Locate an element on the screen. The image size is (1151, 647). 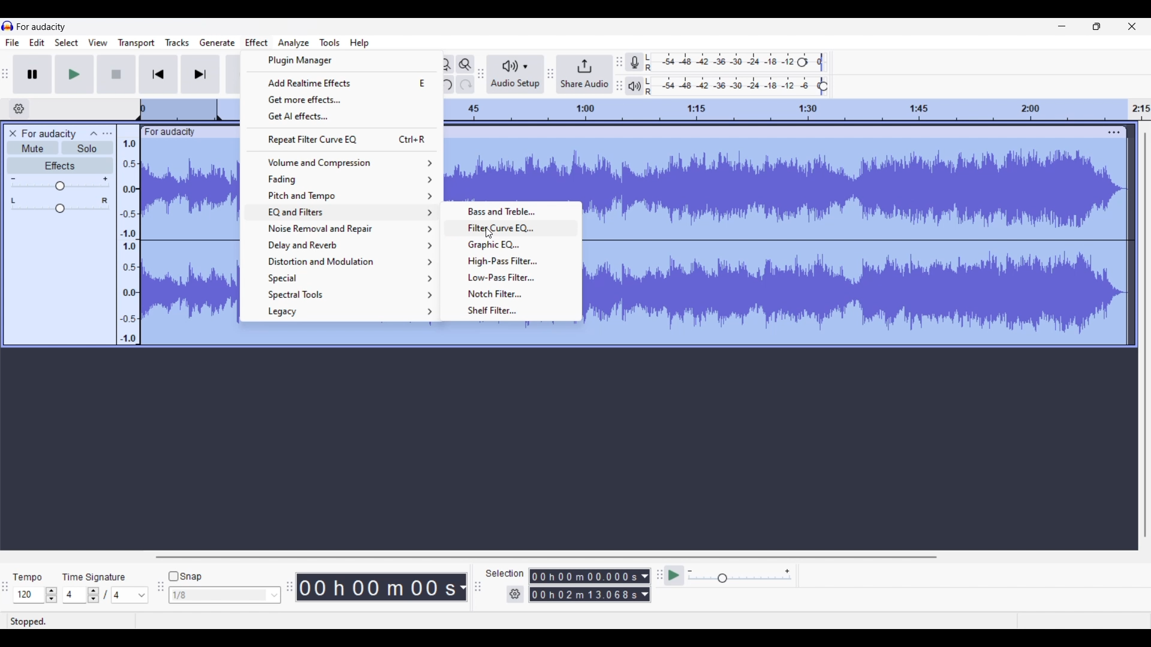
Audio track name is located at coordinates (49, 134).